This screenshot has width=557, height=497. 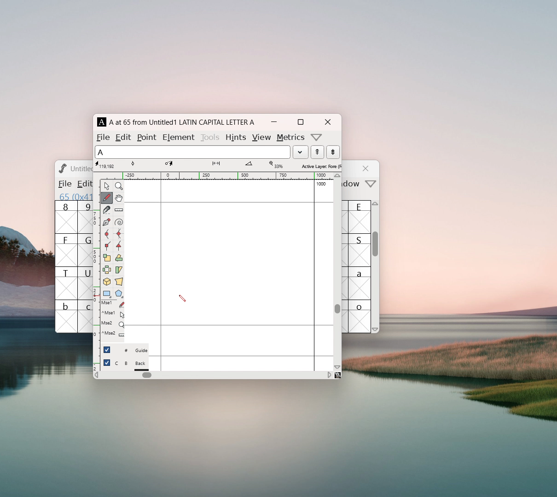 I want to click on measure distance, angle between points, so click(x=119, y=210).